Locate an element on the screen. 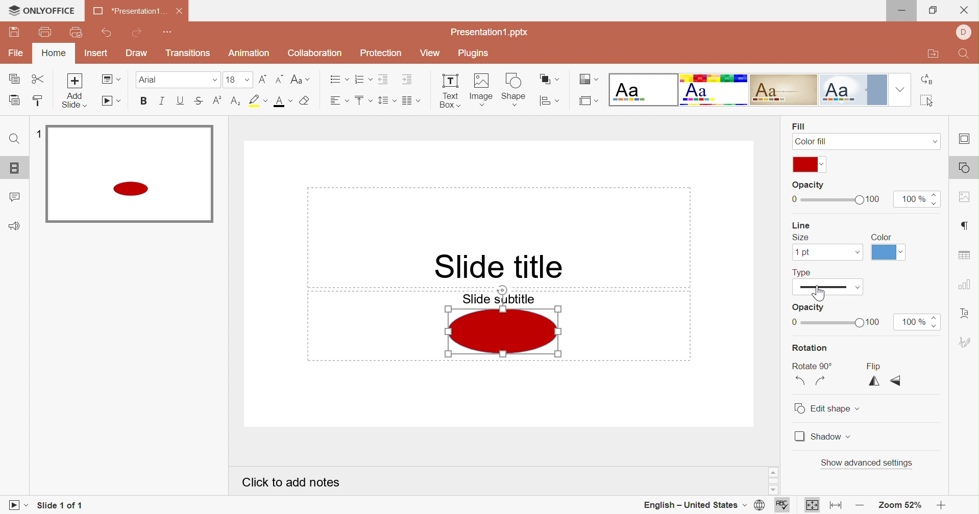  Increment font size is located at coordinates (262, 78).